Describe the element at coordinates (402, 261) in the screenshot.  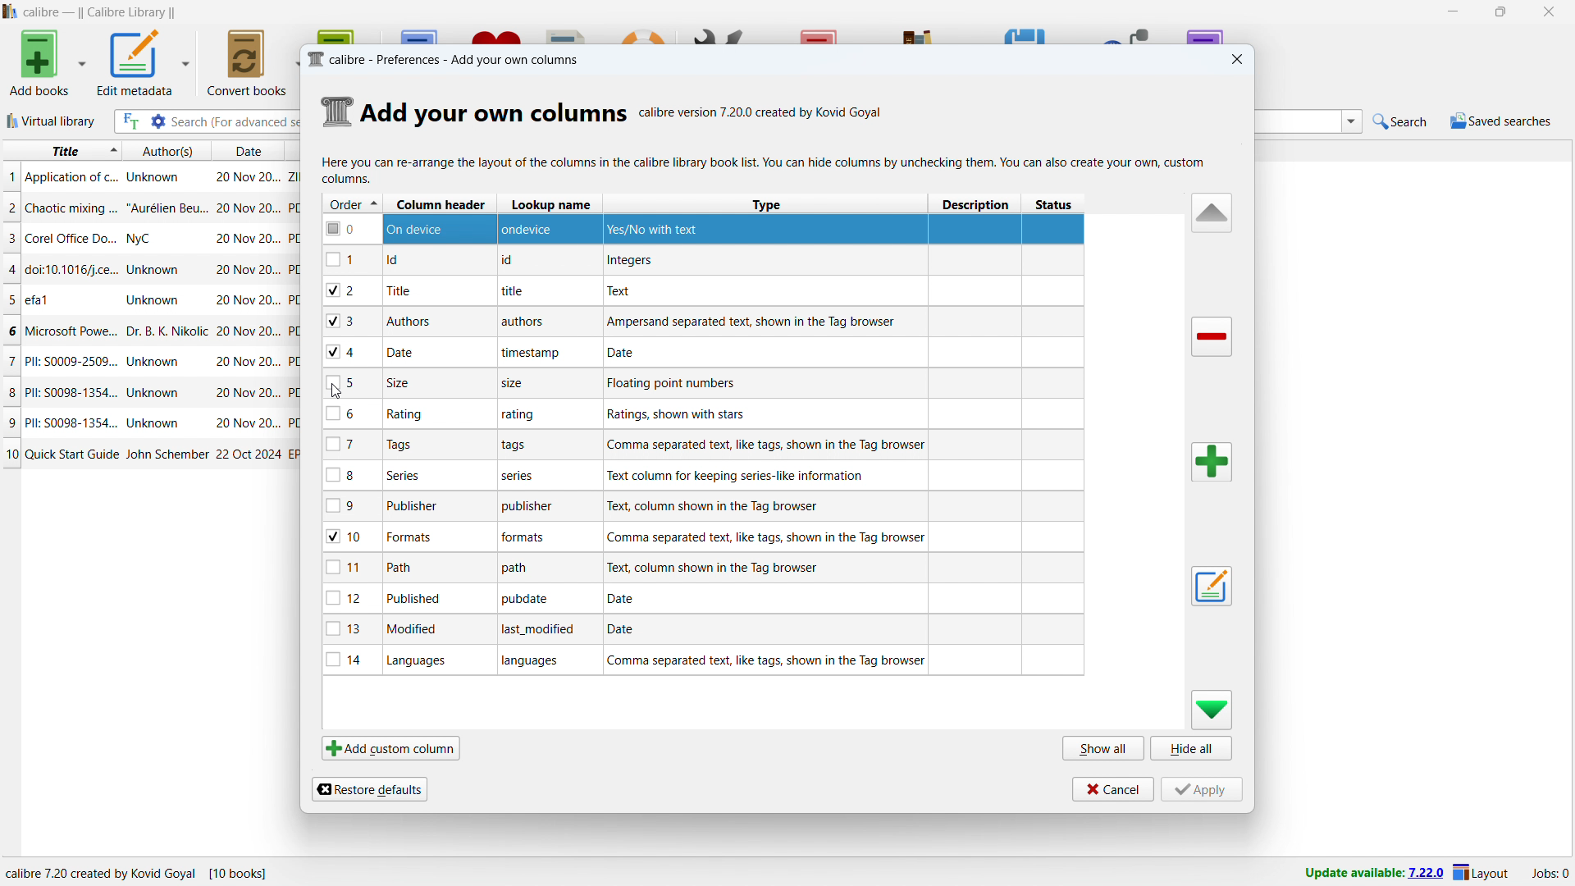
I see `id` at that location.